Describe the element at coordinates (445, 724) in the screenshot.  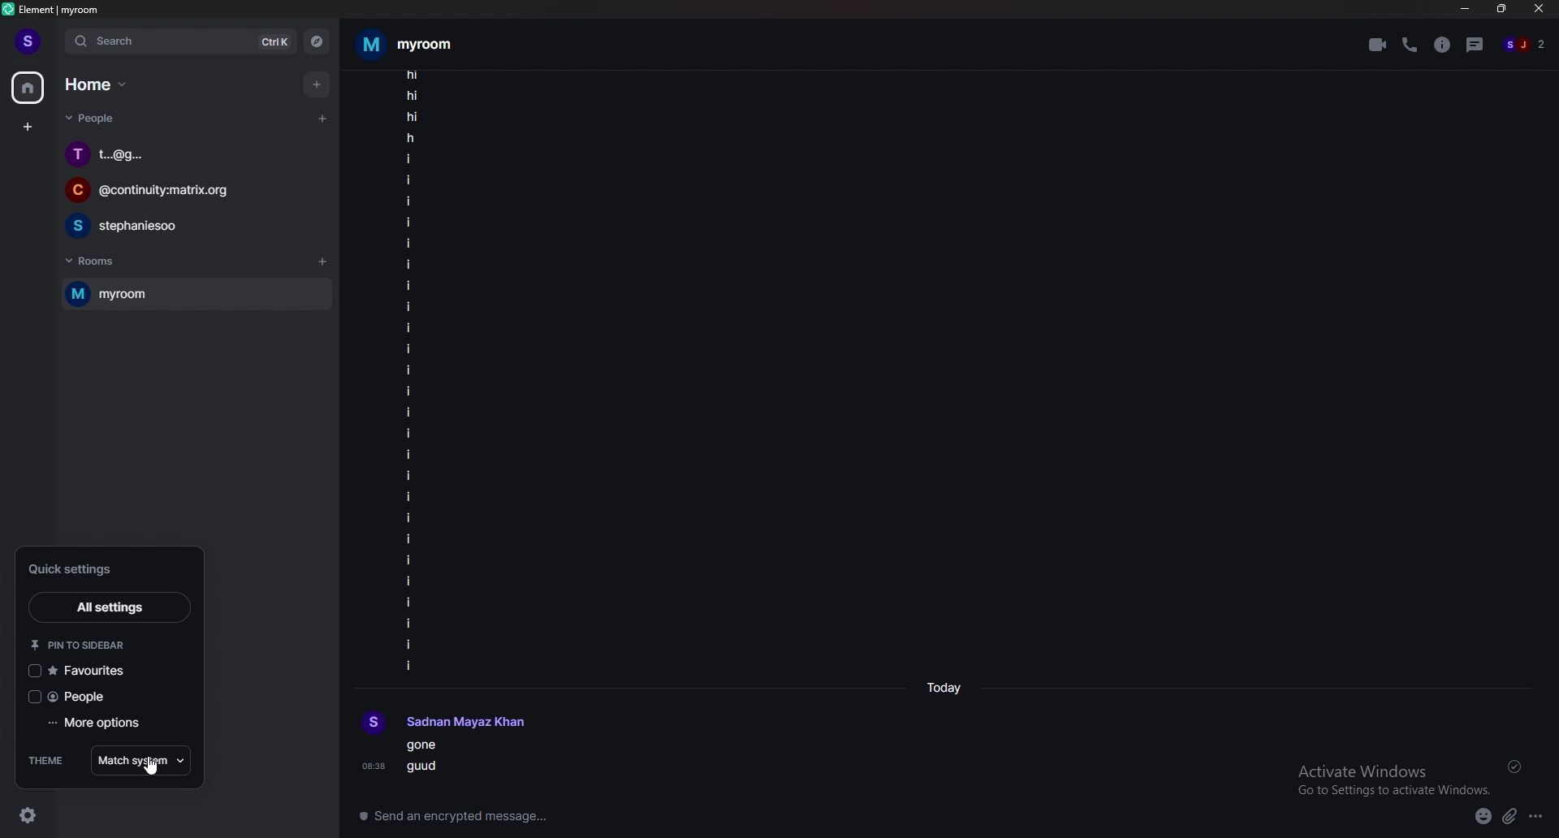
I see `profile` at that location.